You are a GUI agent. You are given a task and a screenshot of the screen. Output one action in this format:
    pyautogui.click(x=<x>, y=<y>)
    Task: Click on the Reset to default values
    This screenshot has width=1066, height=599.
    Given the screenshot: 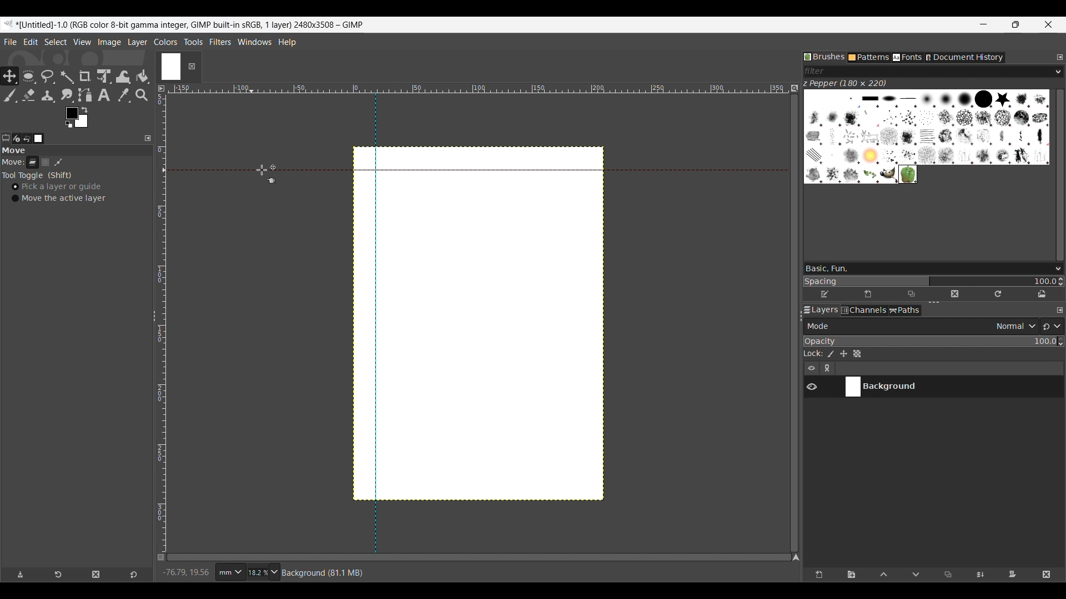 What is the action you would take?
    pyautogui.click(x=133, y=575)
    